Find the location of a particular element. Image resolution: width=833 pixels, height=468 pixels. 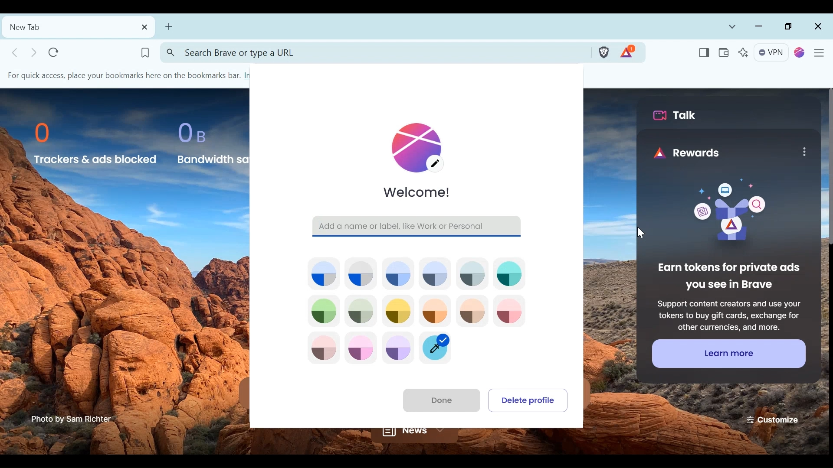

Click to go to forward is located at coordinates (35, 52).